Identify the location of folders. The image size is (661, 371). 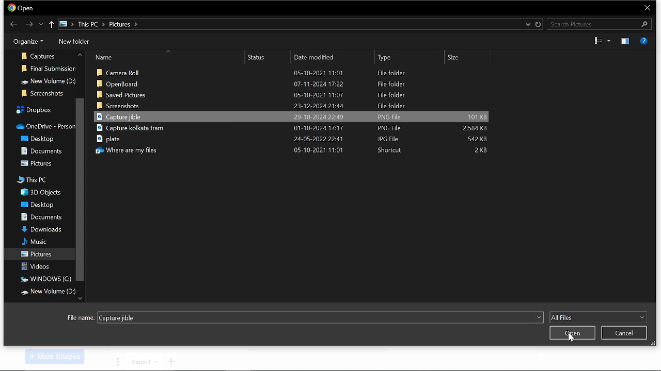
(37, 163).